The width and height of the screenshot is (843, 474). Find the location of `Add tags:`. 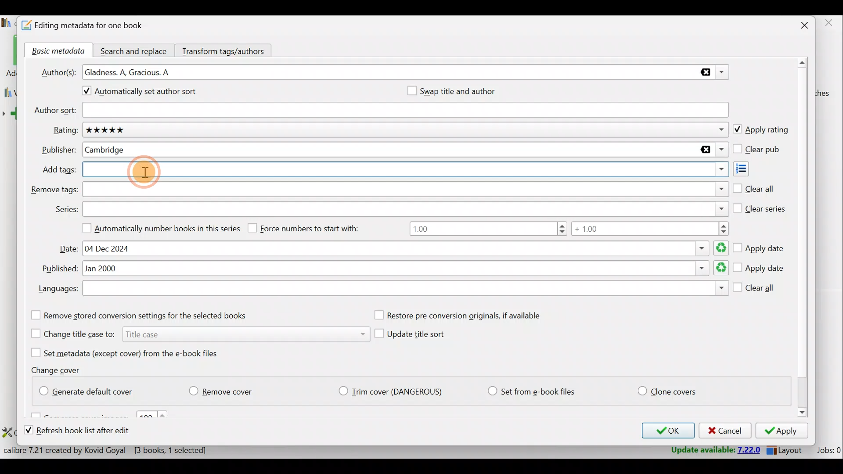

Add tags: is located at coordinates (59, 170).